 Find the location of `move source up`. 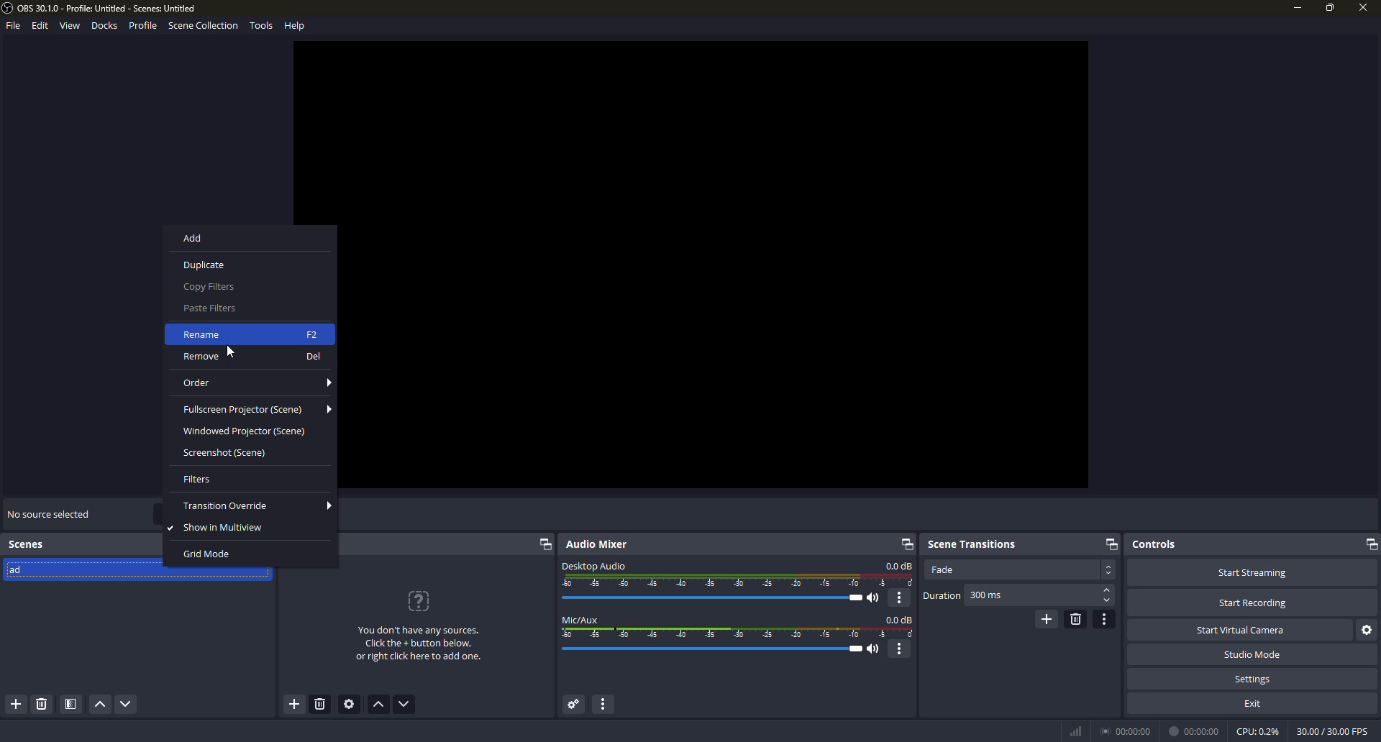

move source up is located at coordinates (380, 705).